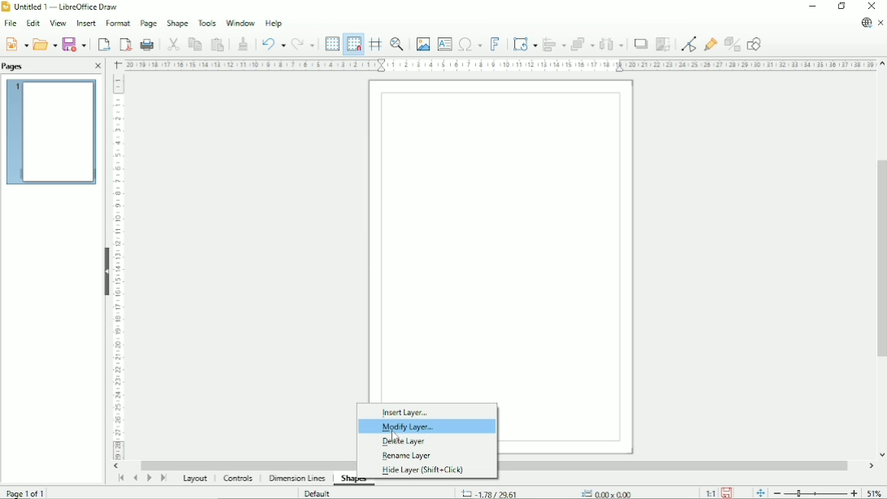  What do you see at coordinates (177, 24) in the screenshot?
I see `Shape` at bounding box center [177, 24].